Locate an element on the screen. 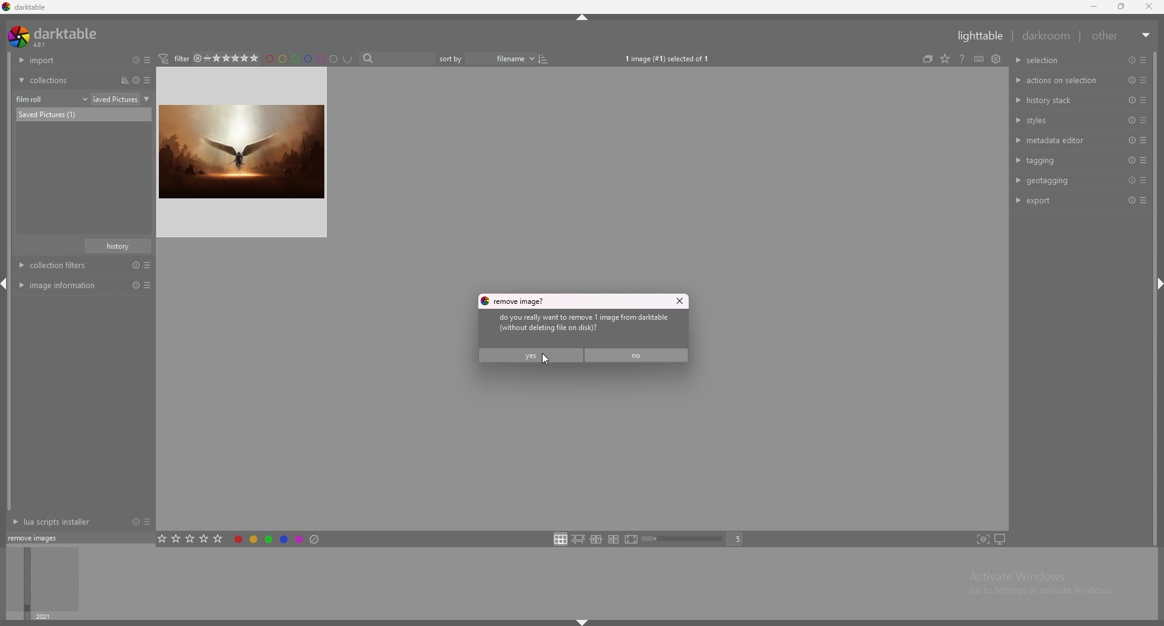 Image resolution: width=1164 pixels, height=626 pixels. close is located at coordinates (1151, 7).